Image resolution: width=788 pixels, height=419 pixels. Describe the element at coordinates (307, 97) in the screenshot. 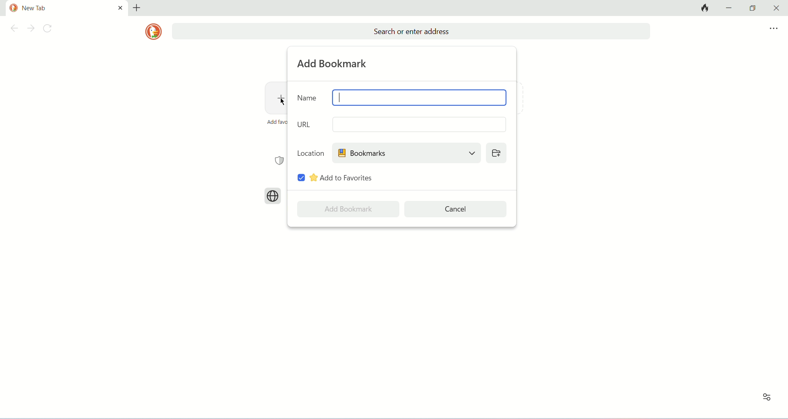

I see `NAME` at that location.